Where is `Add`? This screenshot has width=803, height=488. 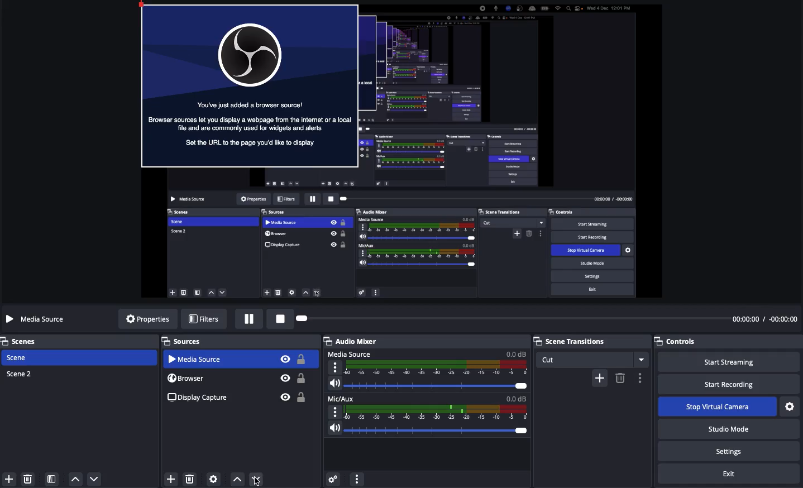 Add is located at coordinates (9, 479).